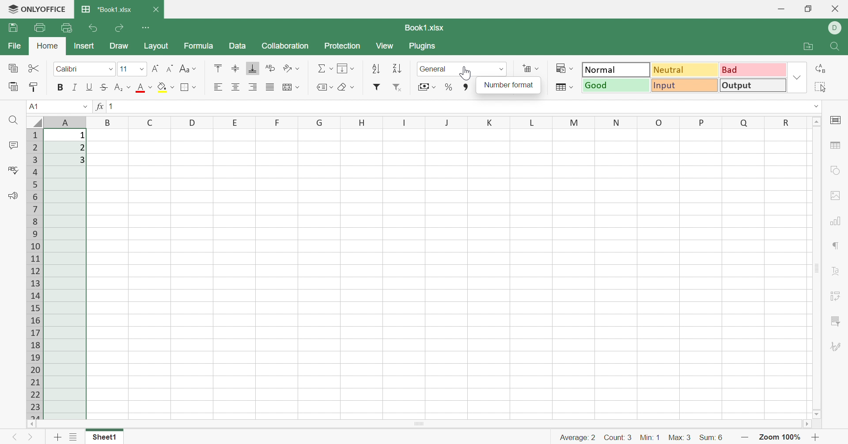 The image size is (848, 444). What do you see at coordinates (434, 122) in the screenshot?
I see `Column names` at bounding box center [434, 122].